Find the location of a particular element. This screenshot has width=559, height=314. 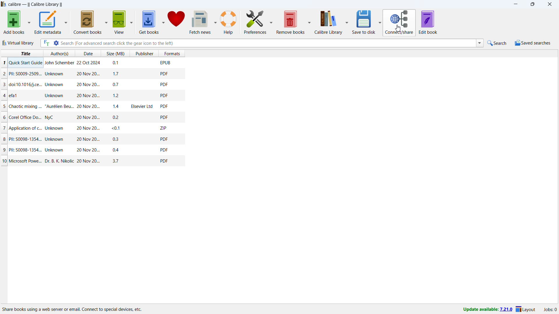

get books is located at coordinates (149, 22).